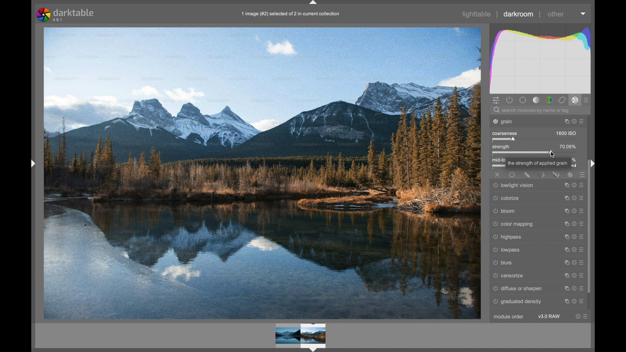 This screenshot has height=352, width=626. What do you see at coordinates (573, 224) in the screenshot?
I see `reset parameters` at bounding box center [573, 224].